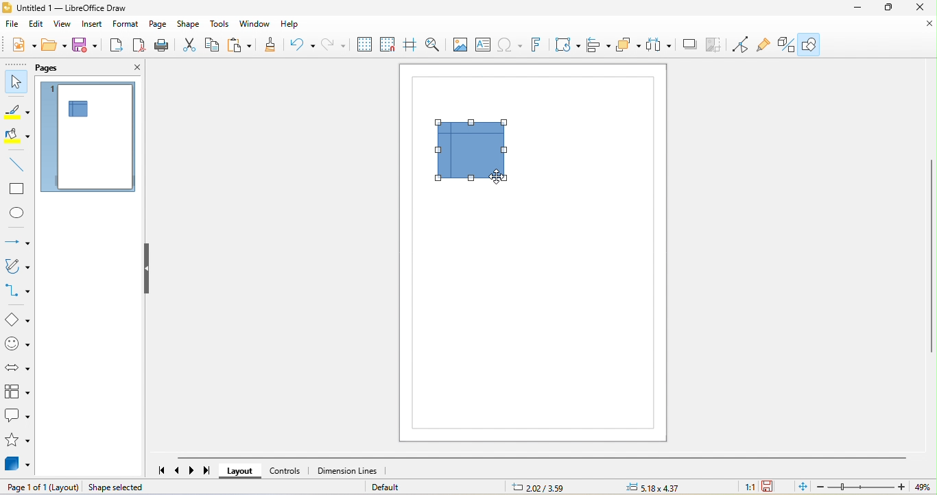 Image resolution: width=937 pixels, height=495 pixels. What do you see at coordinates (749, 488) in the screenshot?
I see `1:1` at bounding box center [749, 488].